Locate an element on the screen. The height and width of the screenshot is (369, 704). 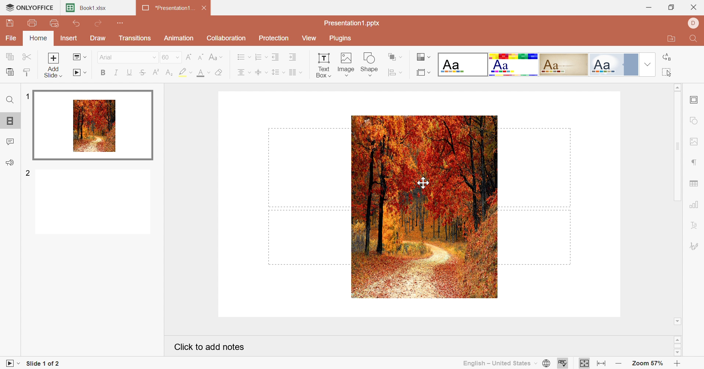
Close is located at coordinates (693, 7).